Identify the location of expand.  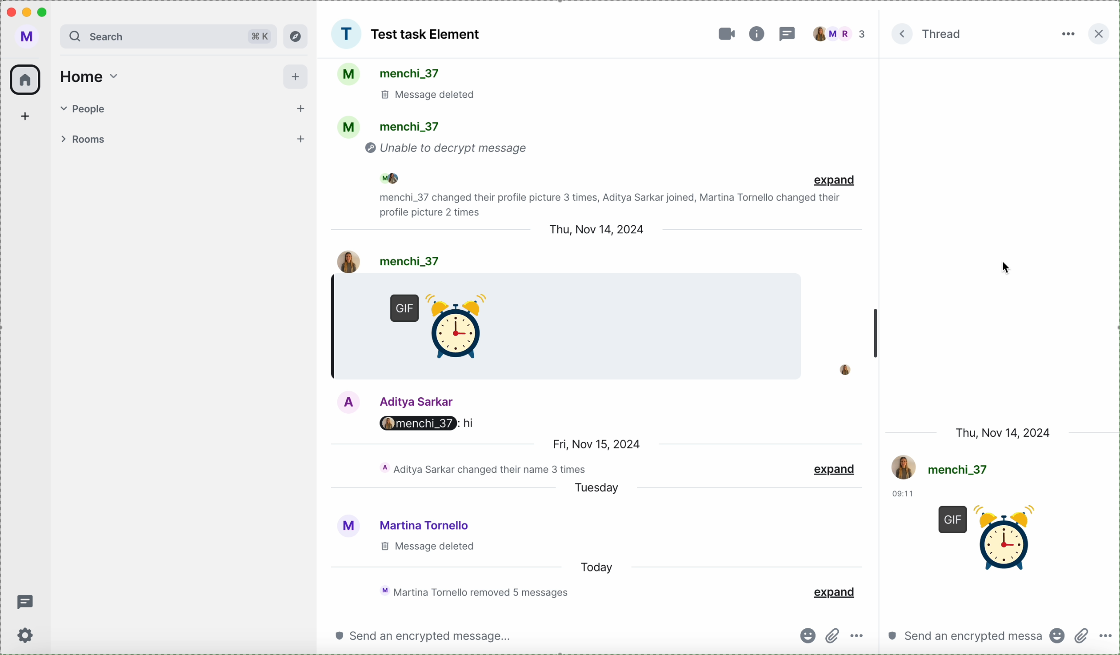
(836, 467).